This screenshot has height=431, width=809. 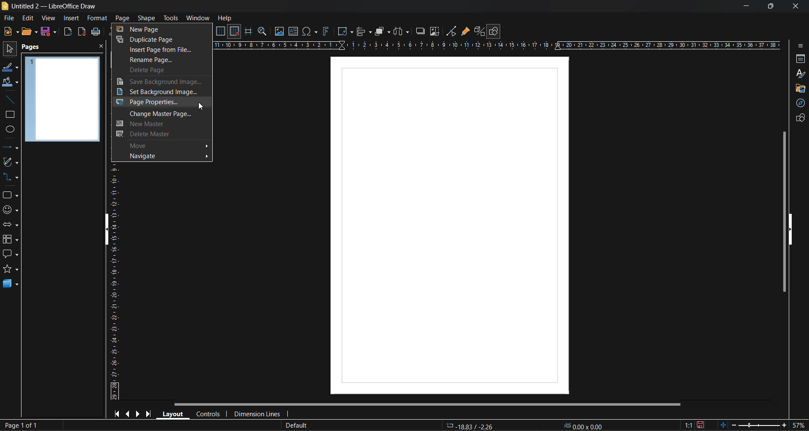 What do you see at coordinates (381, 32) in the screenshot?
I see `arrange` at bounding box center [381, 32].